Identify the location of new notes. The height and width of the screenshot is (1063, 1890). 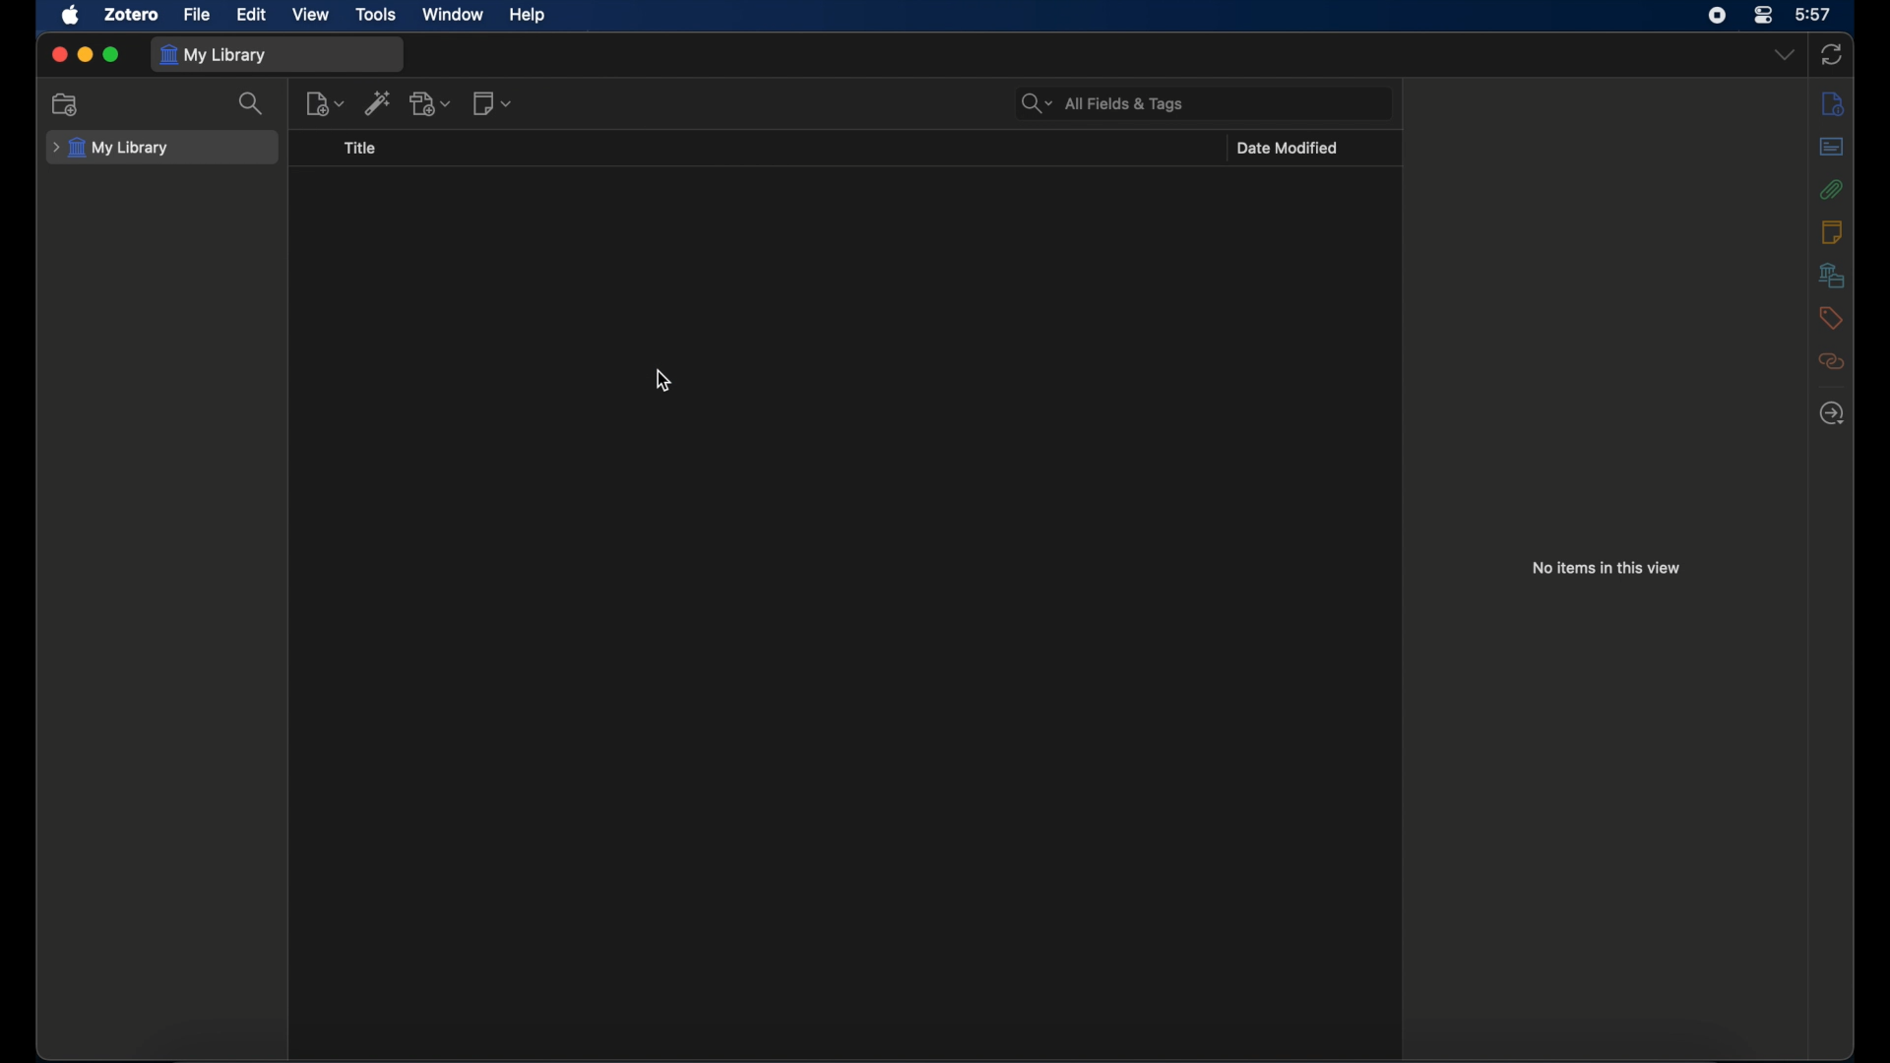
(494, 102).